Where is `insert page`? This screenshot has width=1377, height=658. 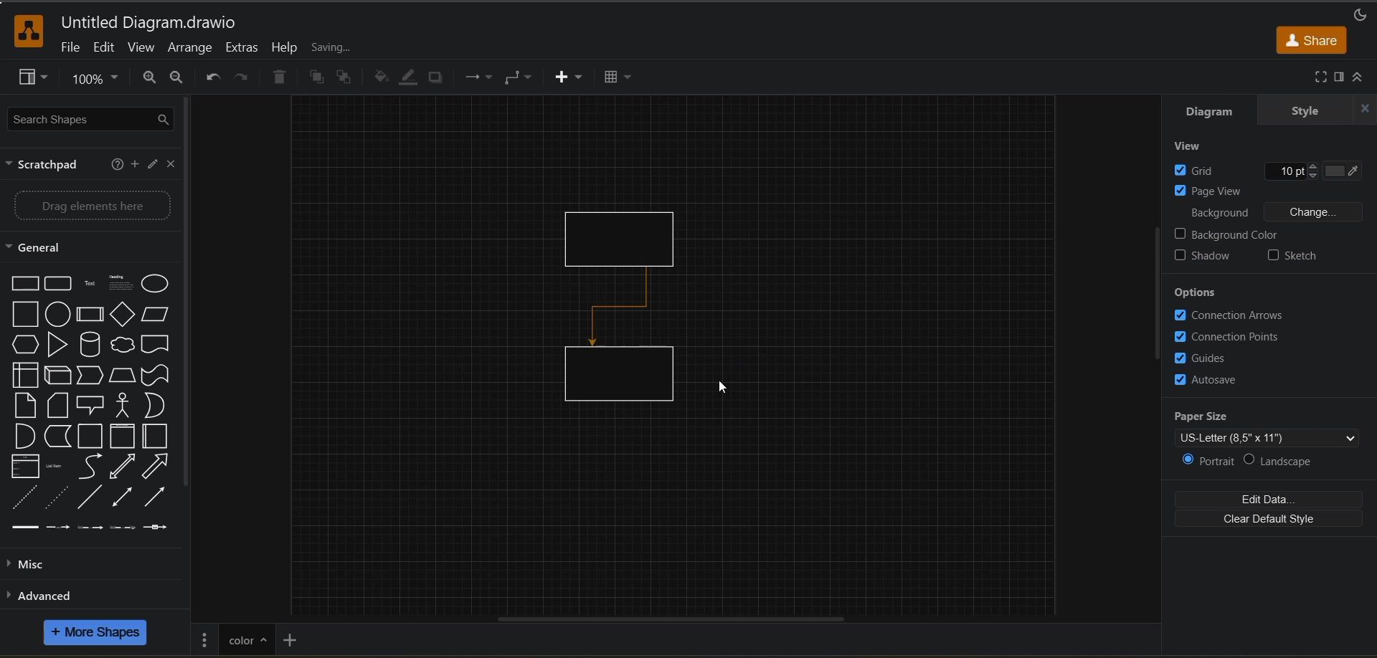
insert page is located at coordinates (292, 639).